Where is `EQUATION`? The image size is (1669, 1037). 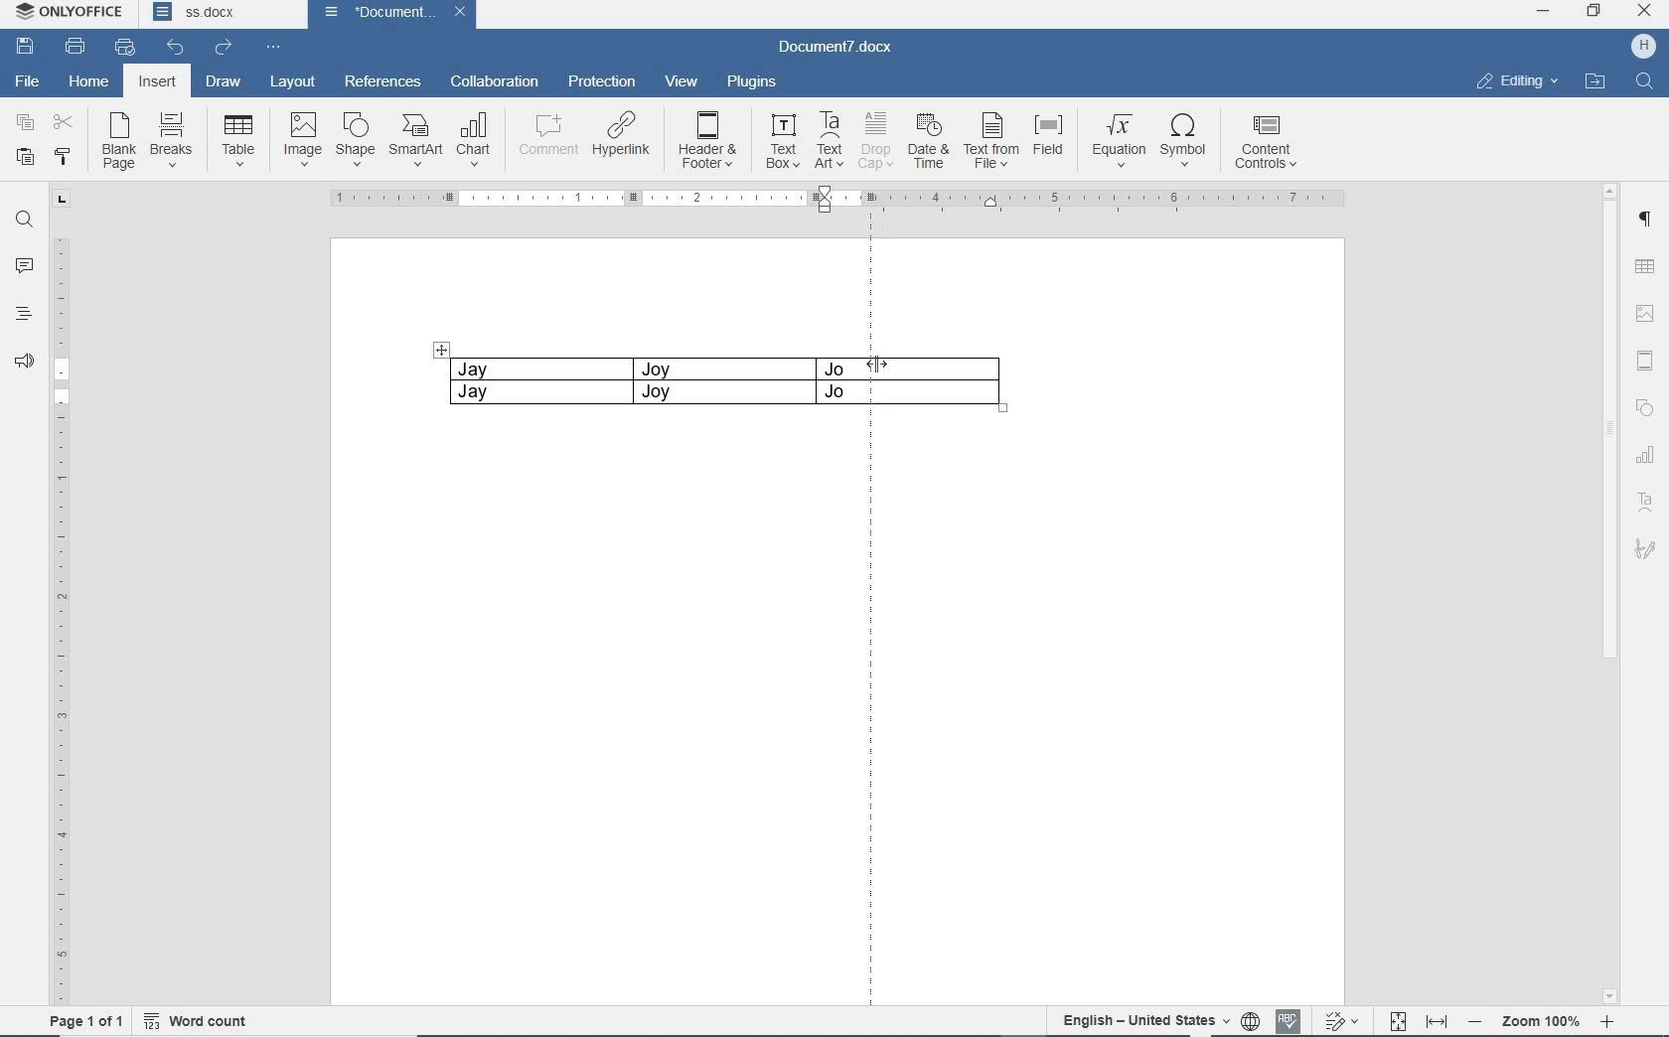 EQUATION is located at coordinates (1117, 140).